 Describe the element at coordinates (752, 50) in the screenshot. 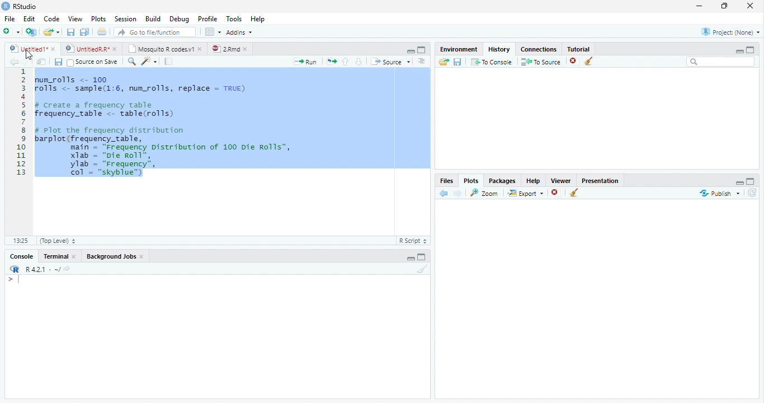

I see `Full Height` at that location.